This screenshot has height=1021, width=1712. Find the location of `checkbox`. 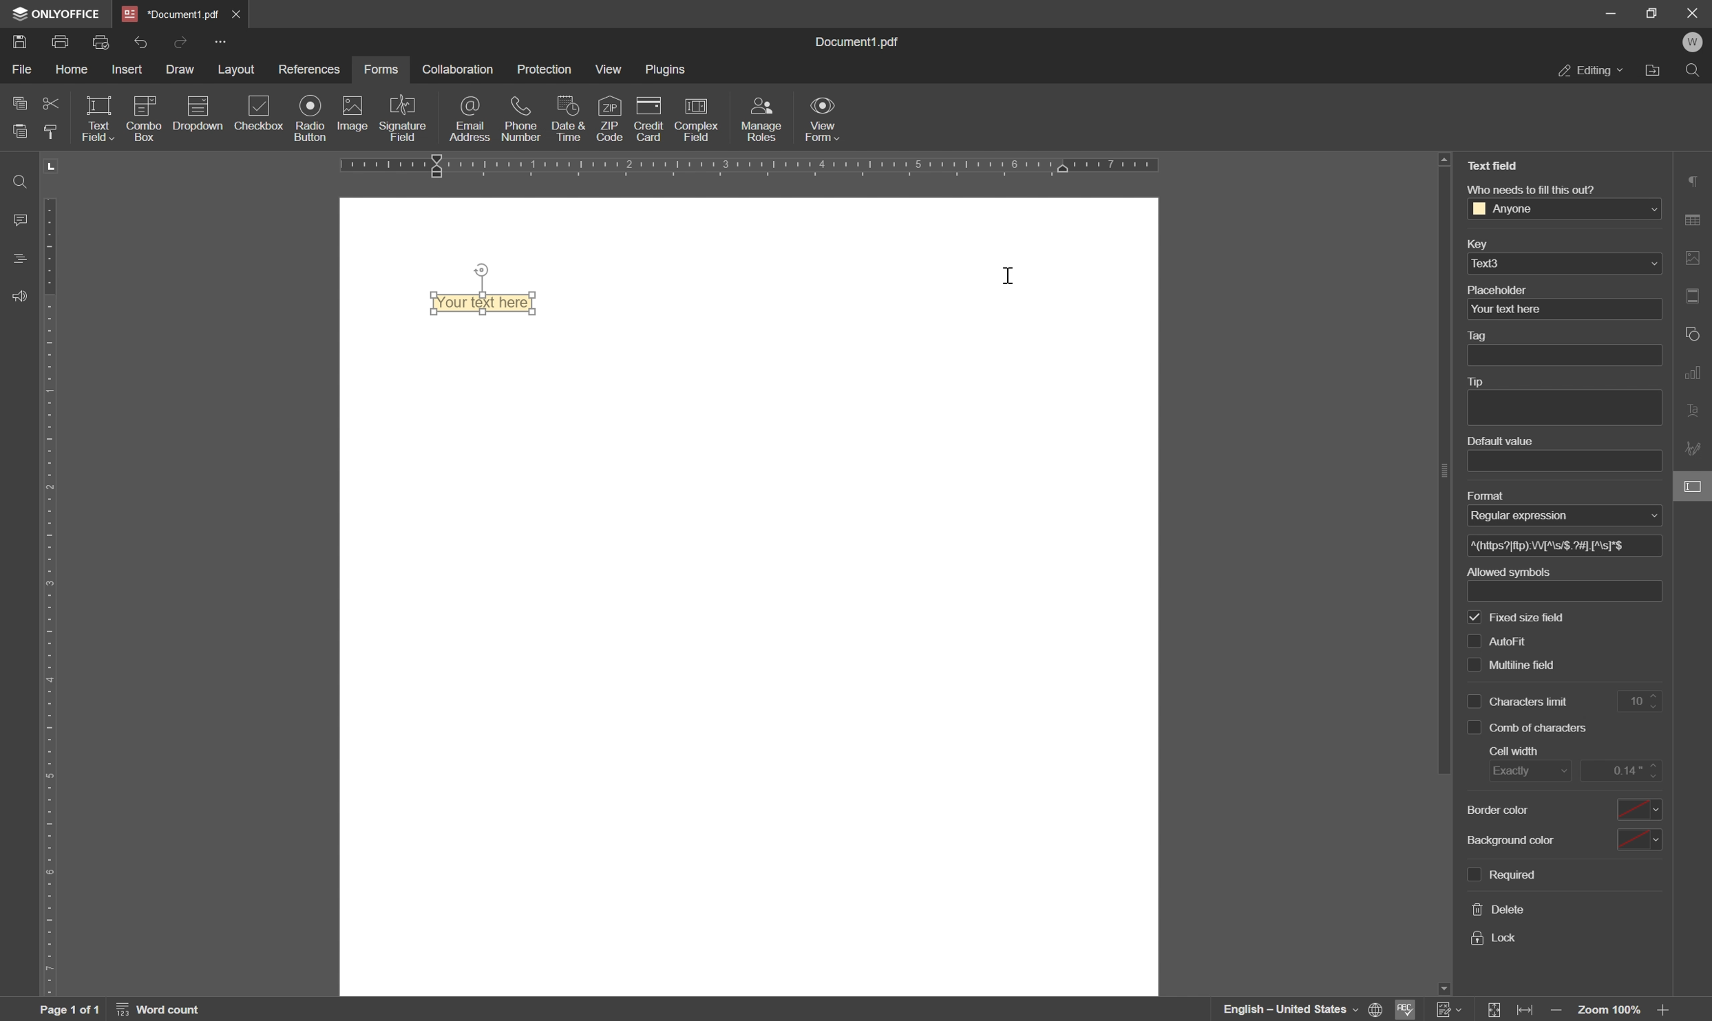

checkbox is located at coordinates (1476, 616).